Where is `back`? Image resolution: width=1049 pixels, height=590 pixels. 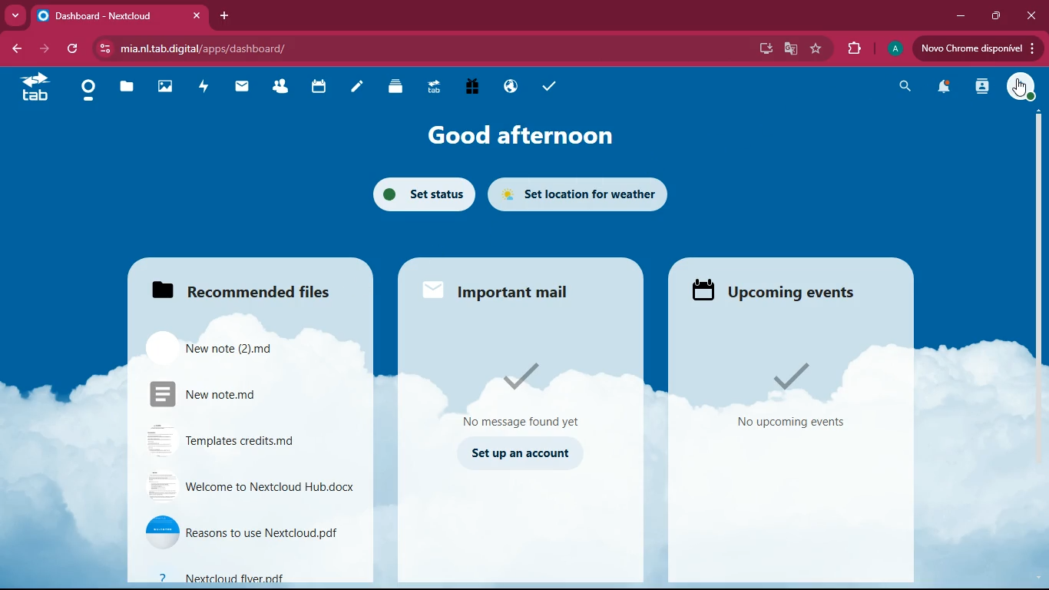 back is located at coordinates (15, 47).